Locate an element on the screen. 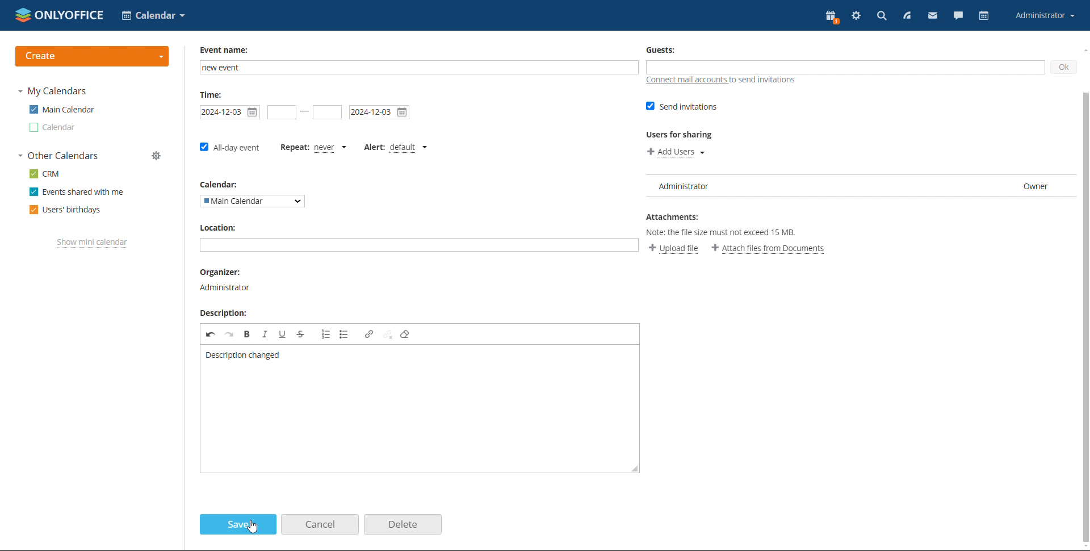 The width and height of the screenshot is (1090, 551). unlink is located at coordinates (388, 336).